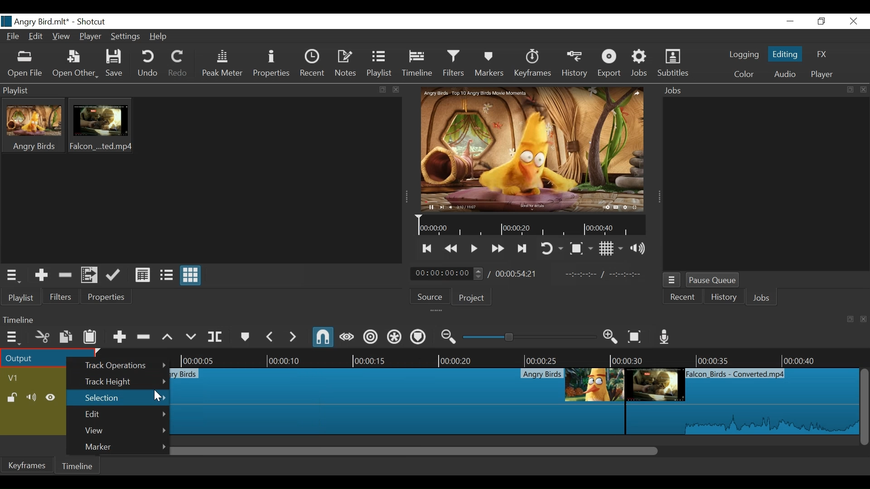  I want to click on , so click(435, 319).